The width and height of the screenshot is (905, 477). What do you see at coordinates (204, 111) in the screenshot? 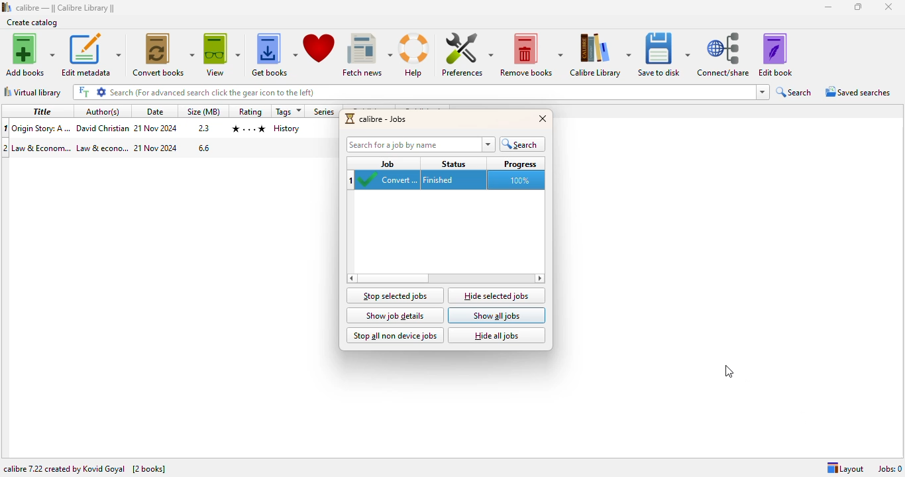
I see `size (MB)` at bounding box center [204, 111].